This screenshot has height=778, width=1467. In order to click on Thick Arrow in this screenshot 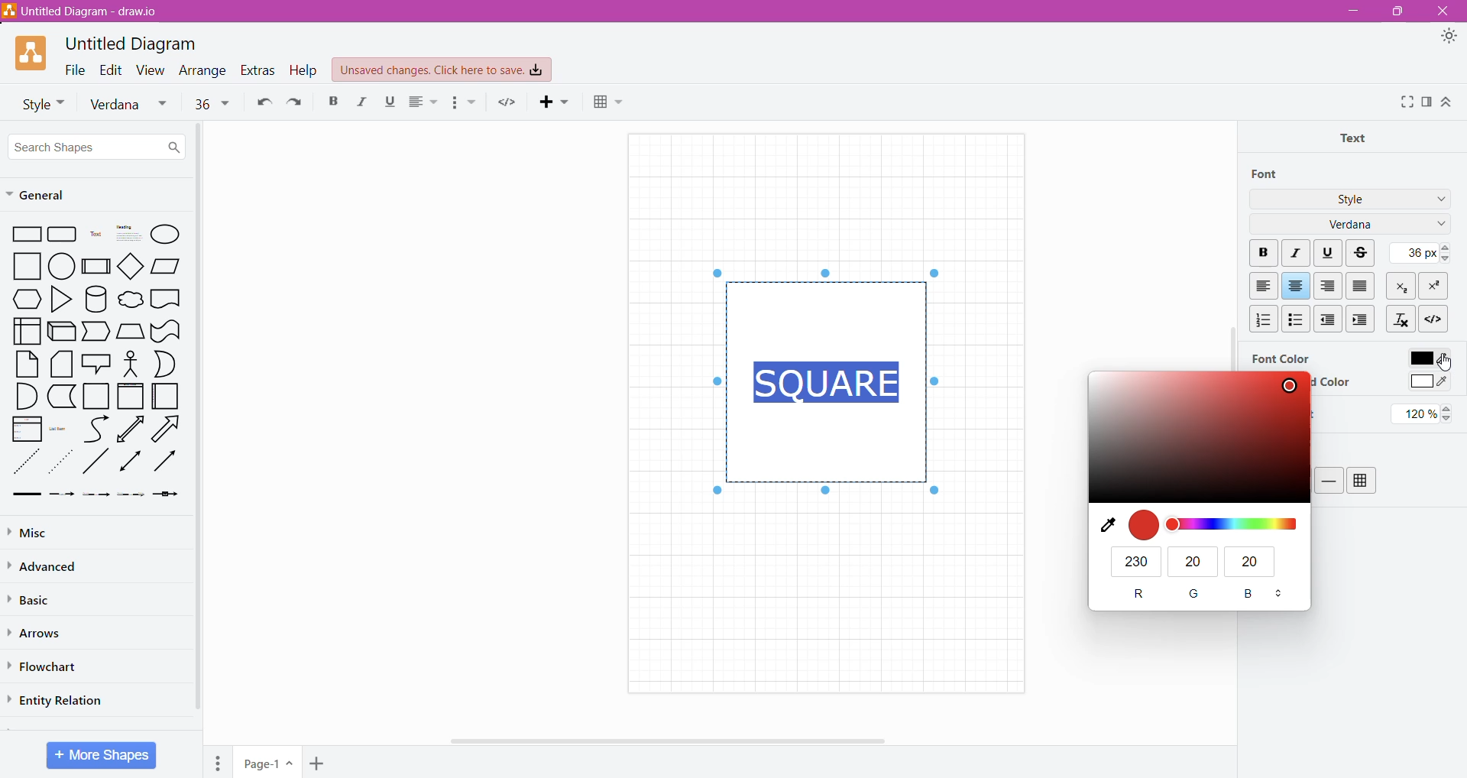, I will do `click(22, 494)`.